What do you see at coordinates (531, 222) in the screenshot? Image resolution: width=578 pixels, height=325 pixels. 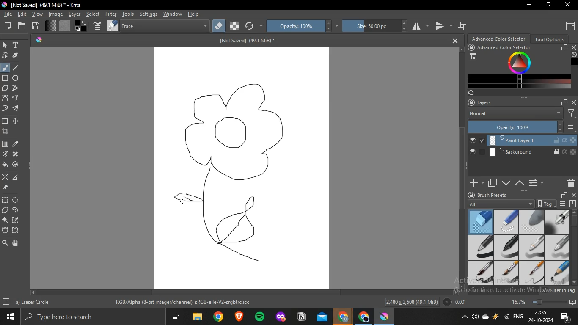 I see `eraser soft` at bounding box center [531, 222].